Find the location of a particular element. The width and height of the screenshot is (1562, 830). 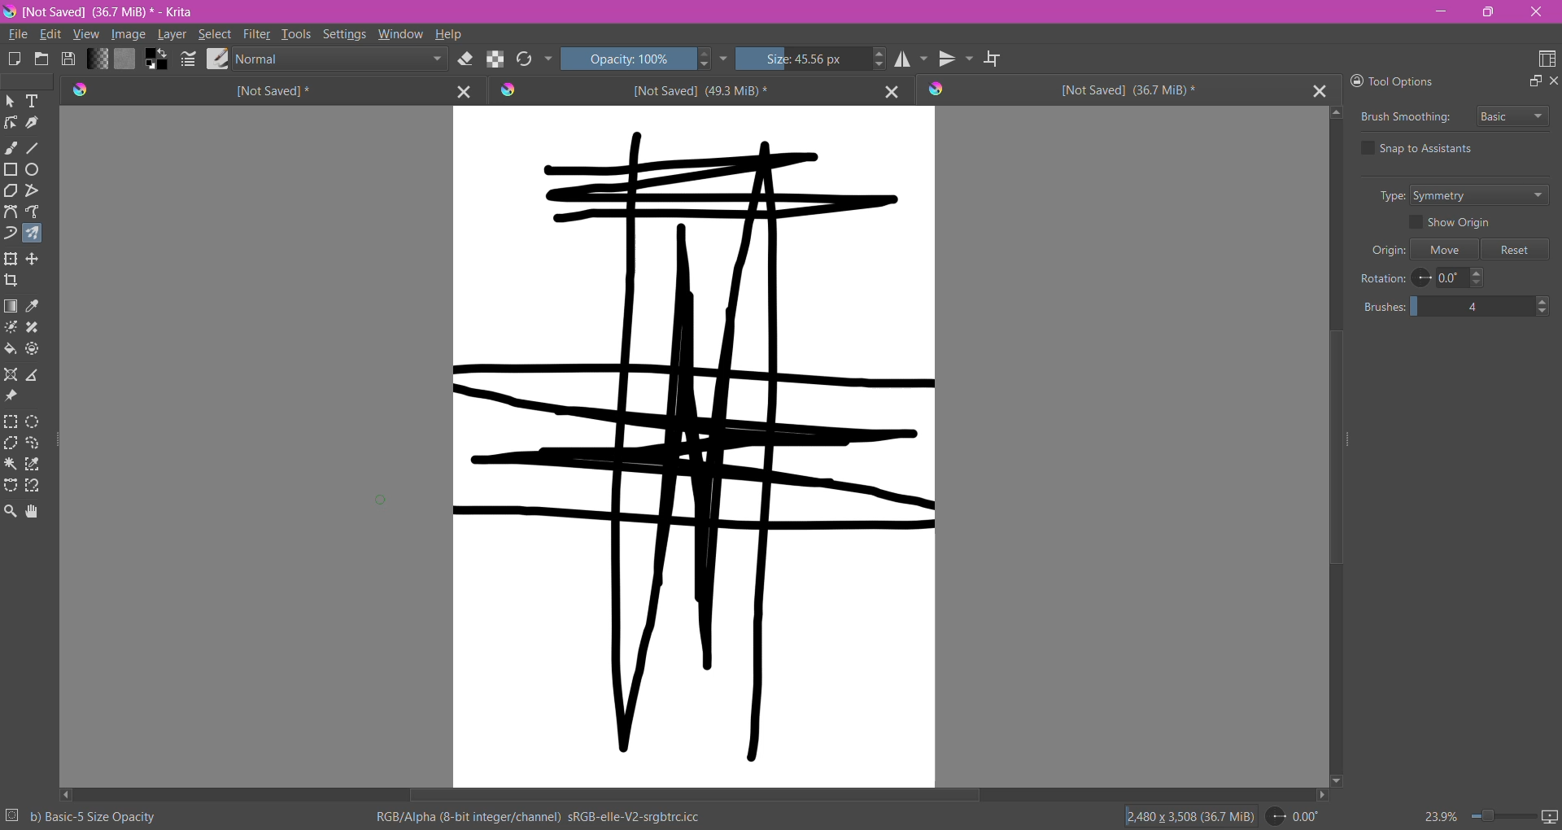

Create New Document is located at coordinates (13, 61).